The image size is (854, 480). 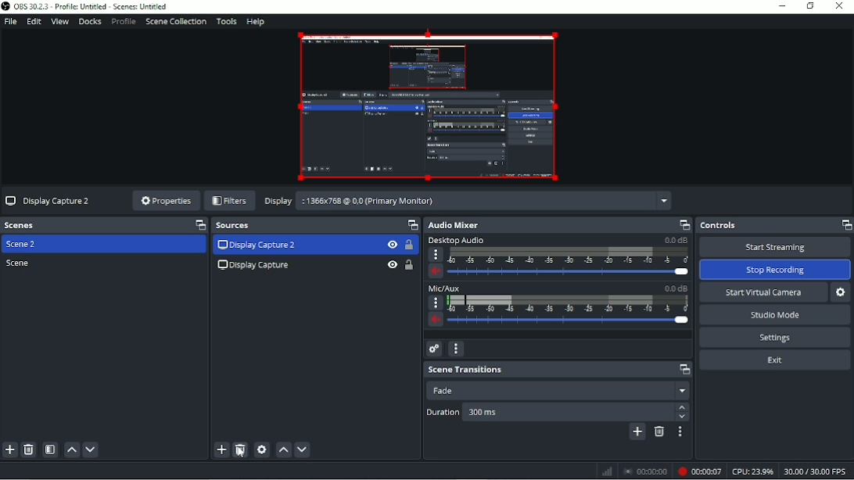 I want to click on Help, so click(x=257, y=23).